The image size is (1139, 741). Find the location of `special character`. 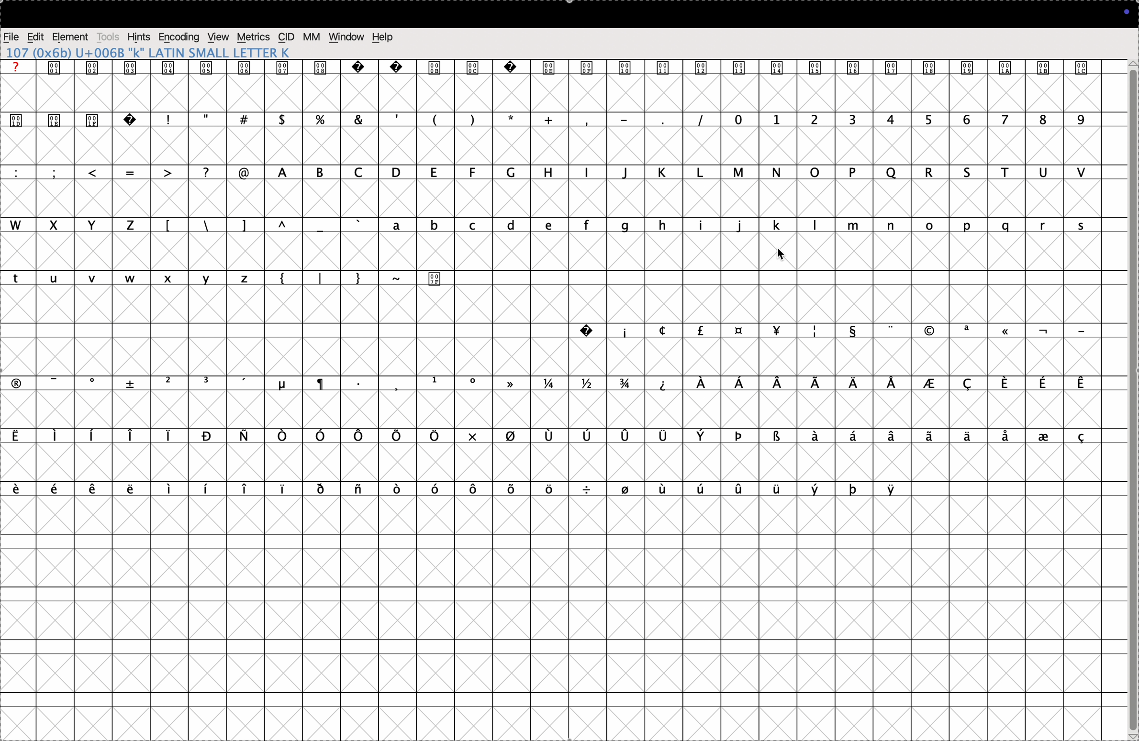

special character is located at coordinates (16, 383).